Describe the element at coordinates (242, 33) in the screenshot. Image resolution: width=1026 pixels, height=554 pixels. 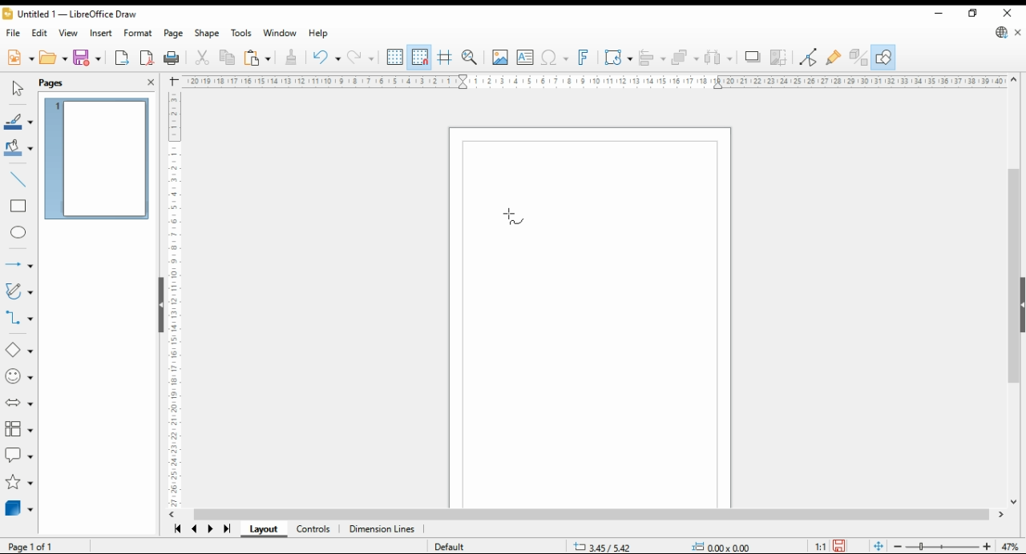
I see `tools` at that location.